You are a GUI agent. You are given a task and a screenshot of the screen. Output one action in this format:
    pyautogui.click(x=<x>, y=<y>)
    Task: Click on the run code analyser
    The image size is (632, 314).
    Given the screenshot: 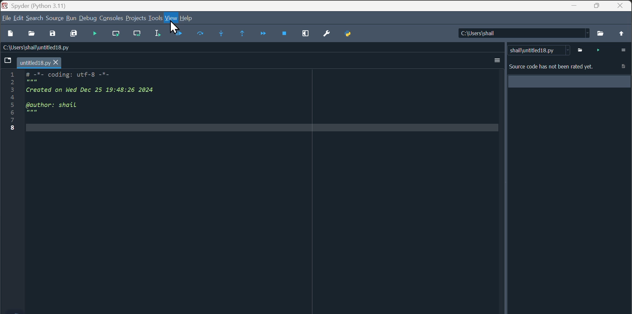 What is the action you would take?
    pyautogui.click(x=598, y=50)
    